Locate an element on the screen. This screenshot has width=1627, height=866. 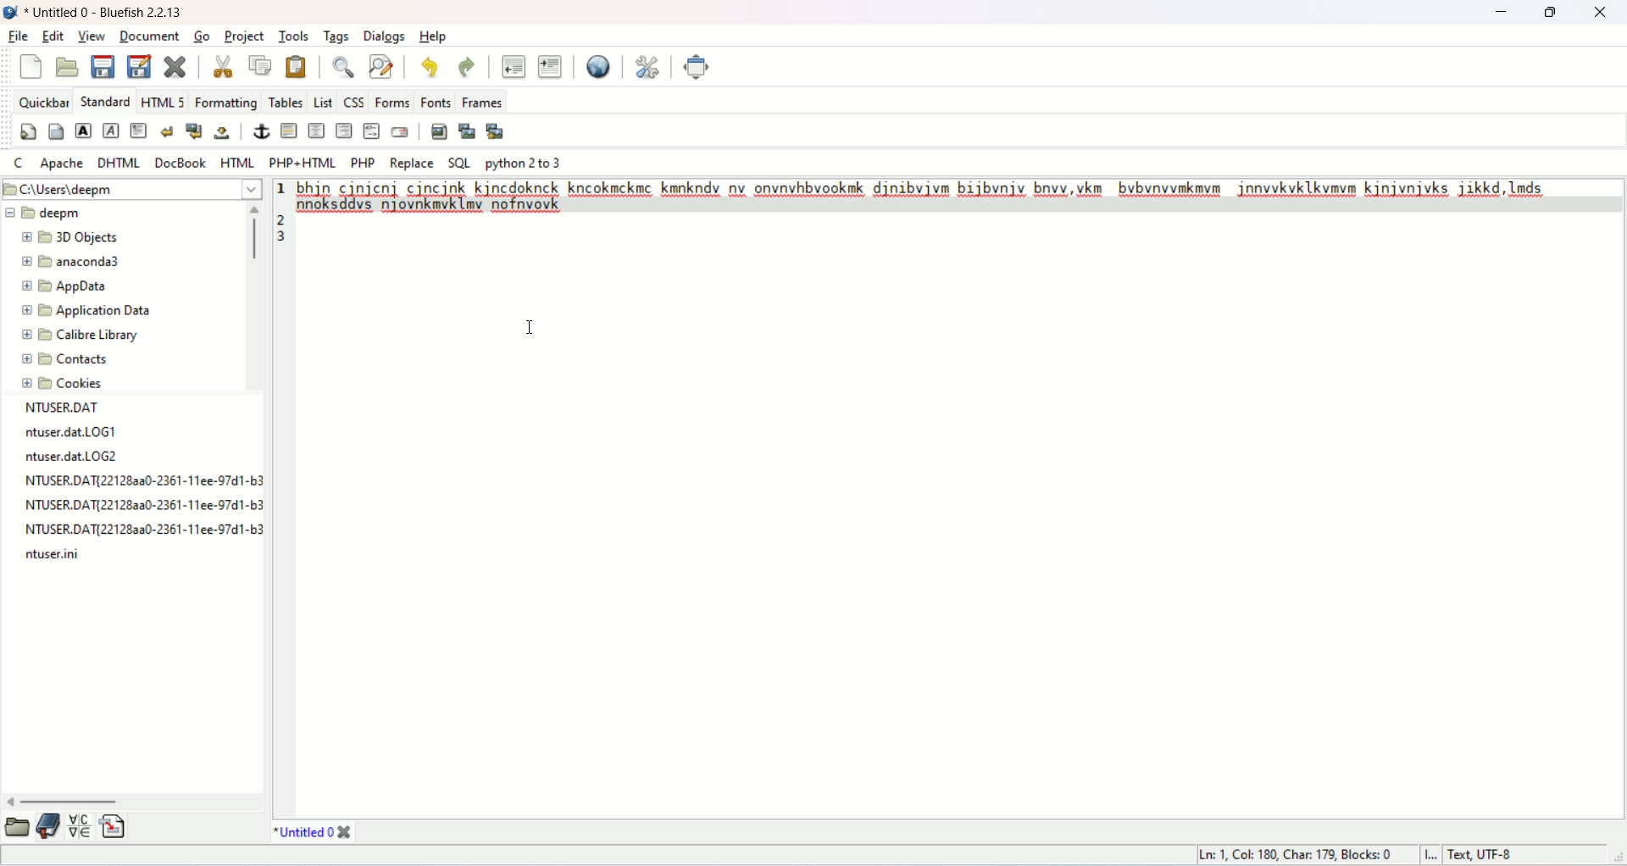
insert thumbnail is located at coordinates (468, 130).